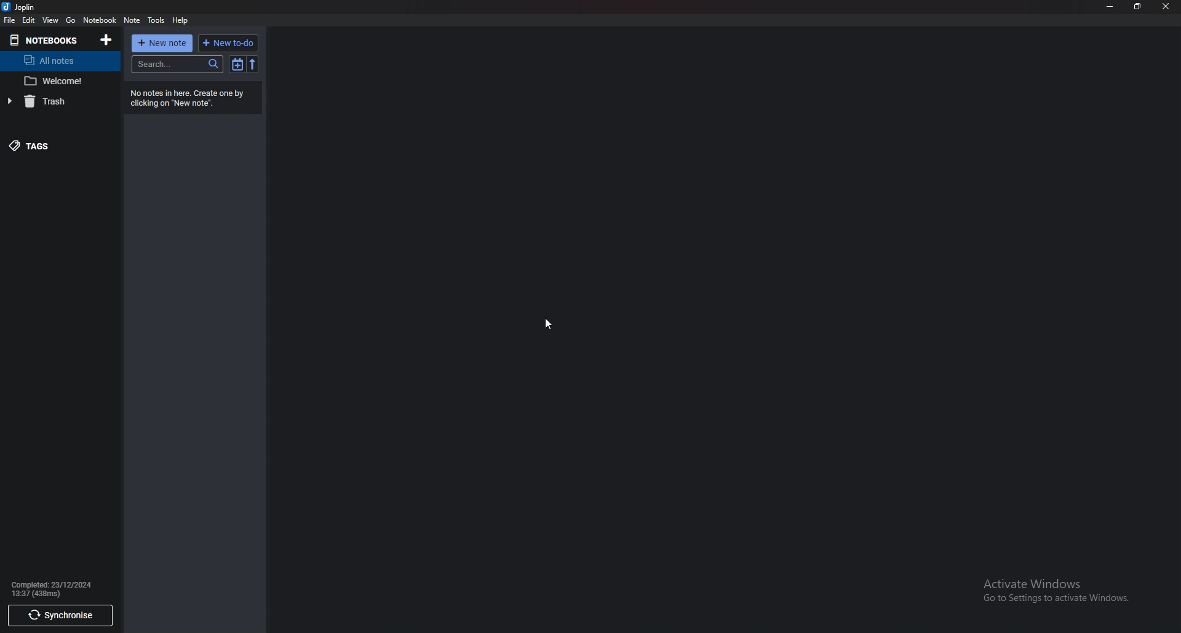  I want to click on New note, so click(162, 43).